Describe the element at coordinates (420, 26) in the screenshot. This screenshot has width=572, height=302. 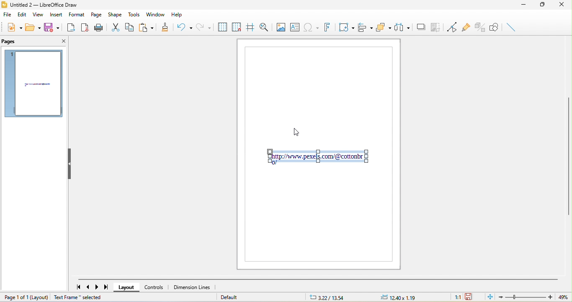
I see `shadow` at that location.